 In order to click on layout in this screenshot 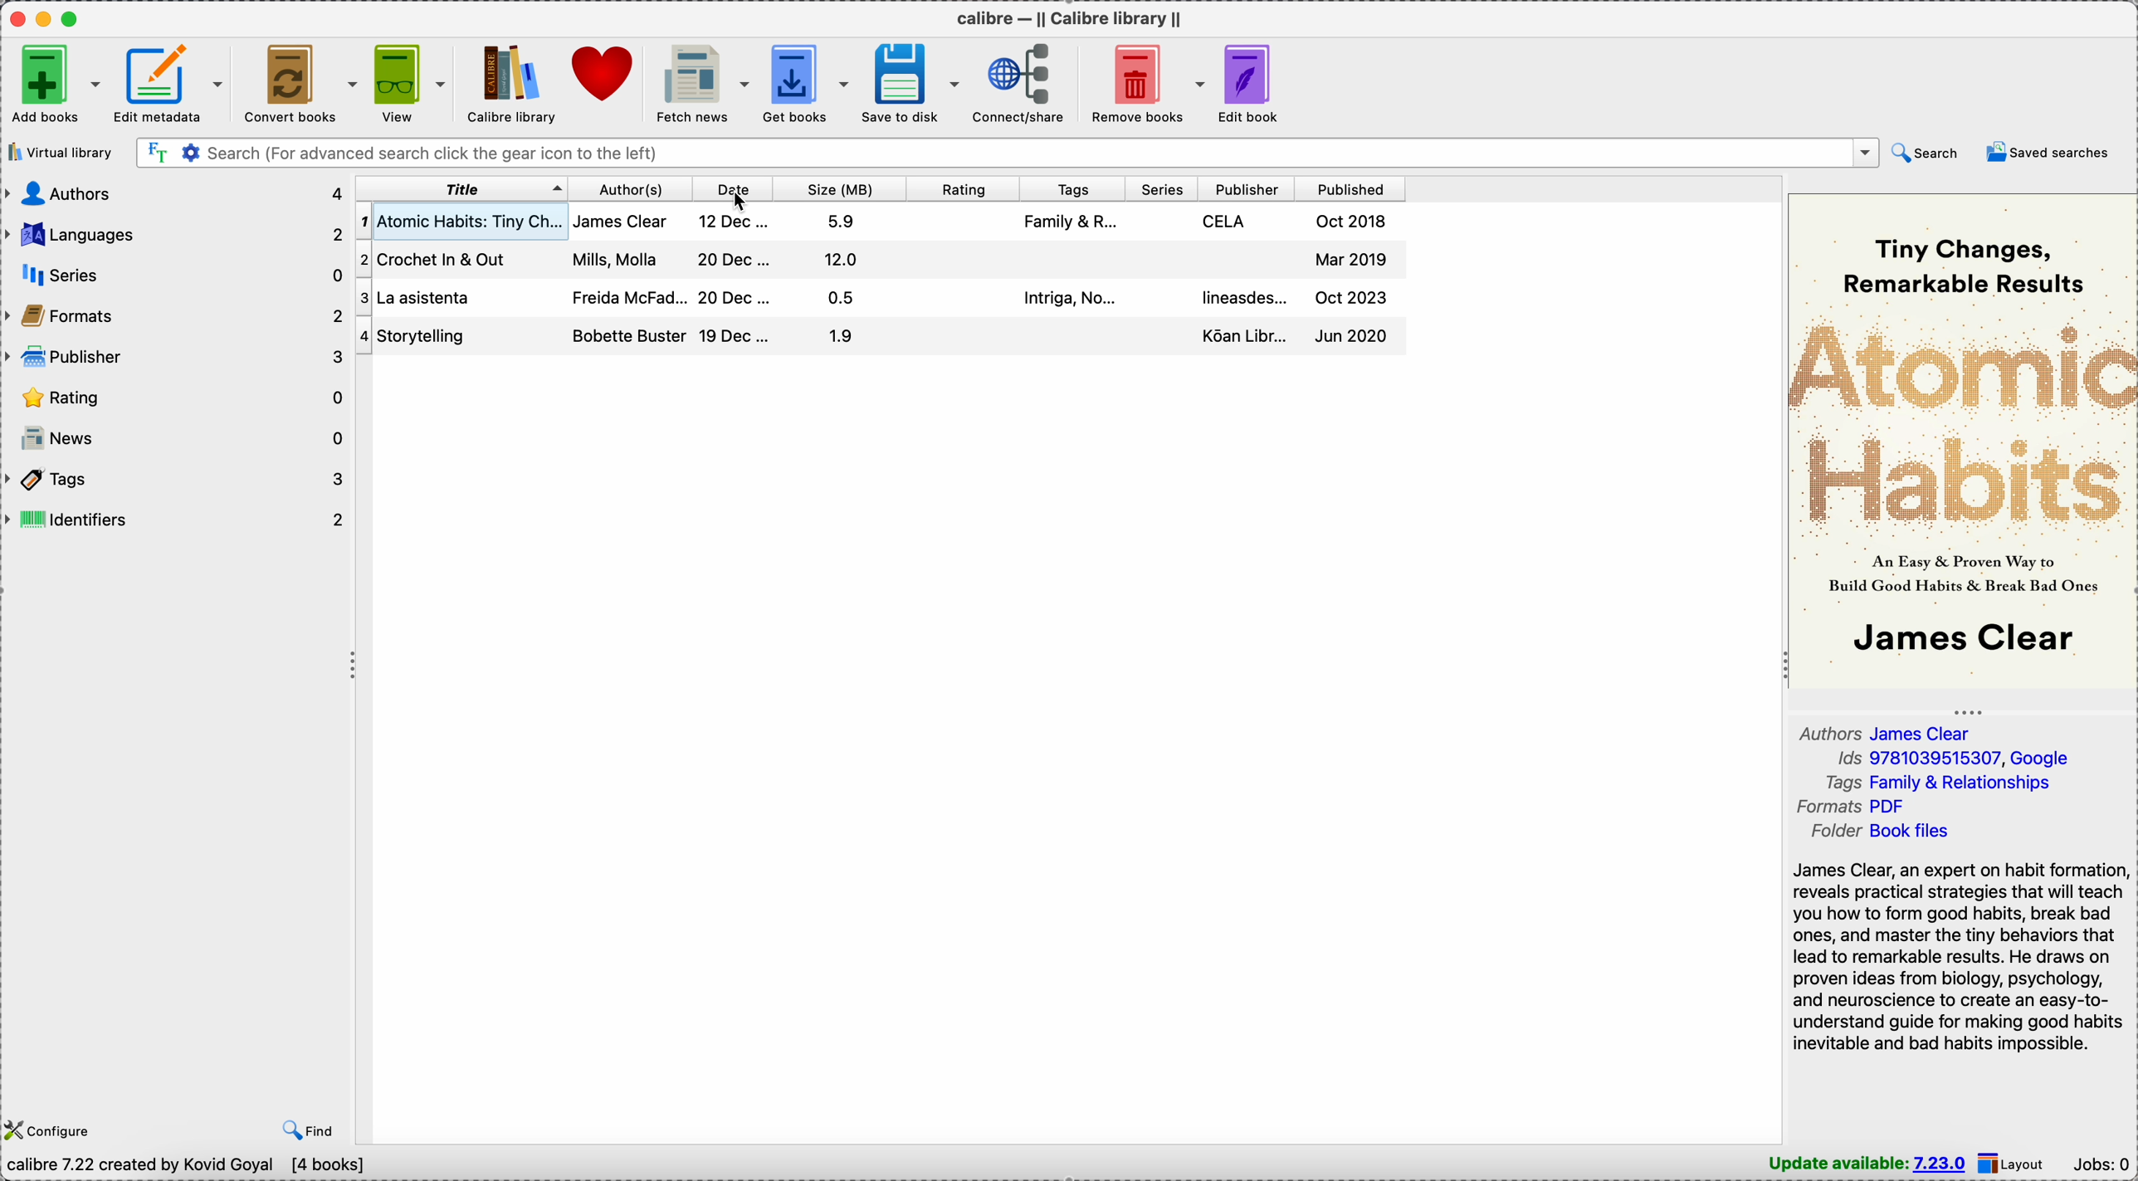, I will do `click(2015, 1164)`.